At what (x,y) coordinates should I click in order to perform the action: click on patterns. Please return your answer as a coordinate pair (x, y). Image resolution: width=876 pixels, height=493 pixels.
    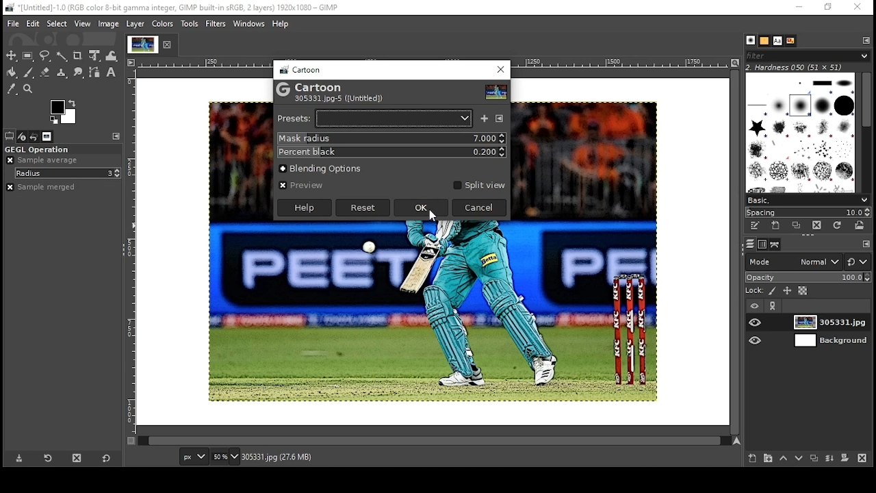
    Looking at the image, I should click on (765, 41).